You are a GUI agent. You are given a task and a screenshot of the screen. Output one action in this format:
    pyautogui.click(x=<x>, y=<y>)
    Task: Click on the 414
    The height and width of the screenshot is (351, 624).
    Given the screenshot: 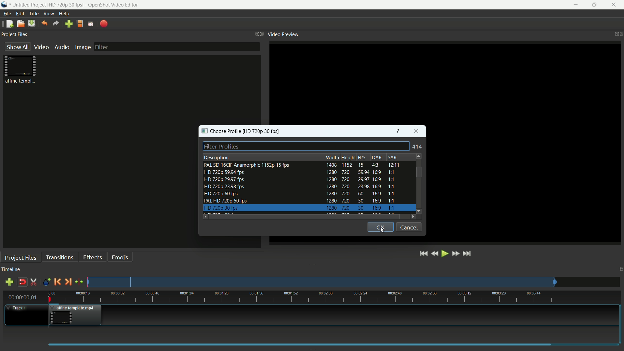 What is the action you would take?
    pyautogui.click(x=418, y=147)
    